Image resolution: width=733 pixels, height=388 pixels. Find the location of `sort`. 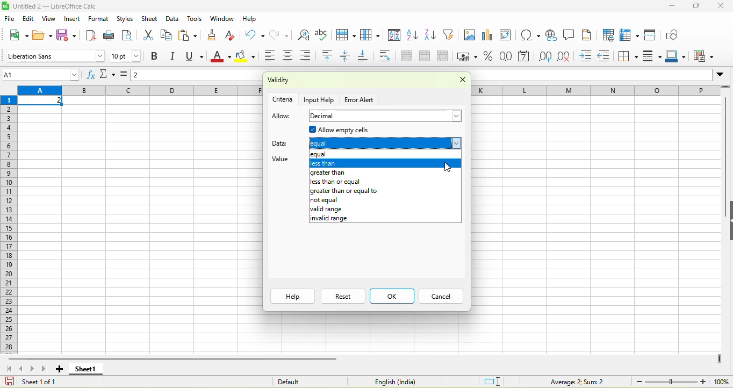

sort is located at coordinates (394, 37).